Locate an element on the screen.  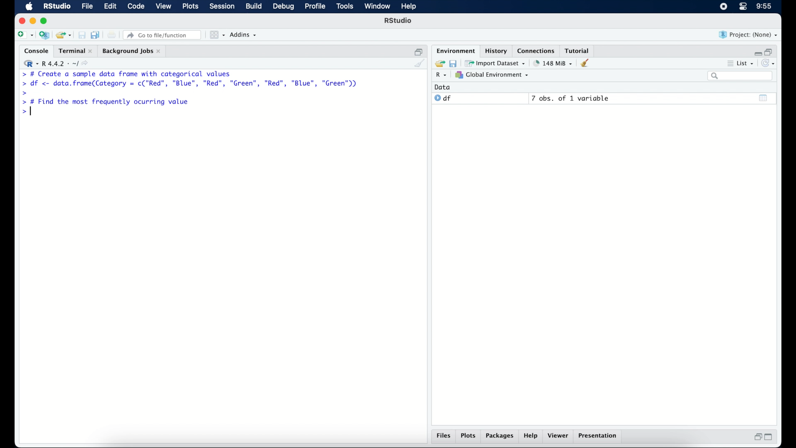
clear console is located at coordinates (420, 63).